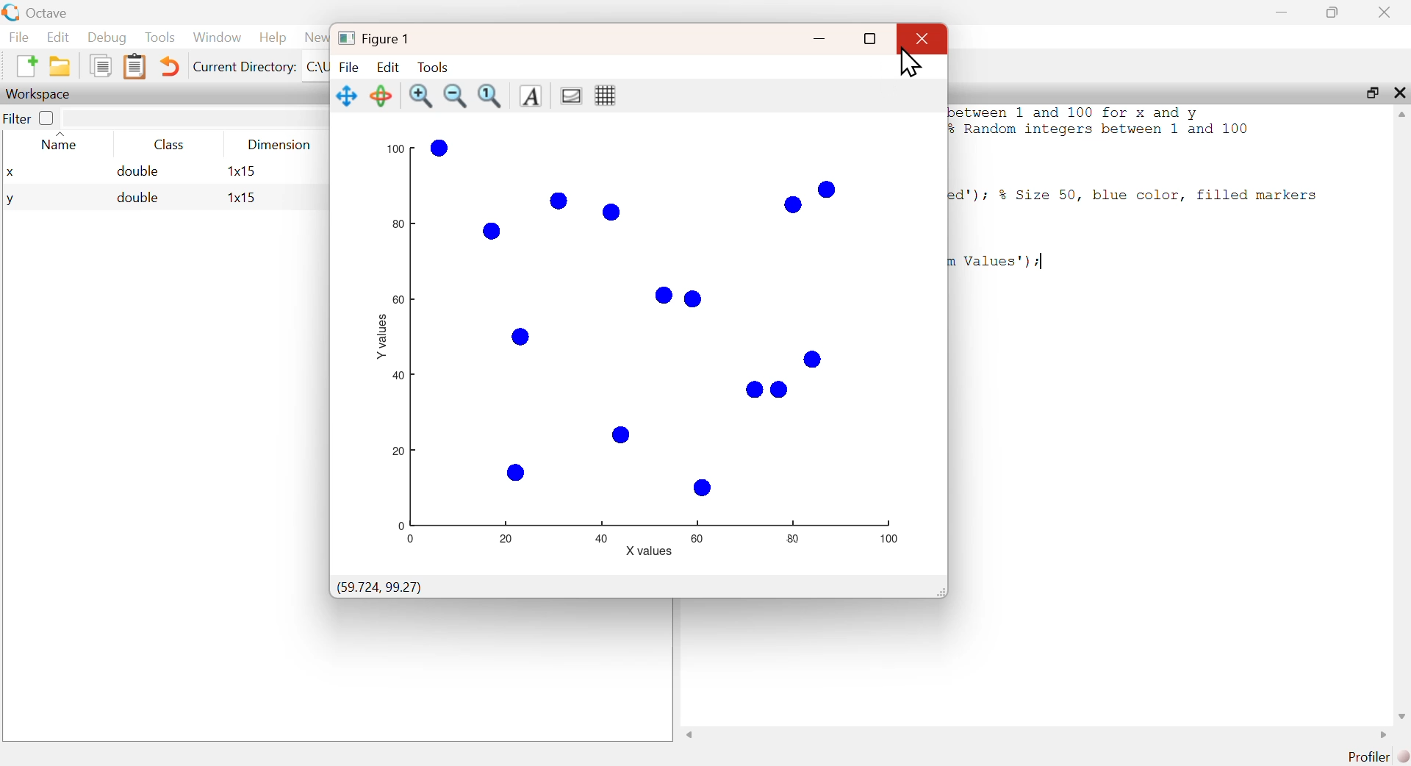 The width and height of the screenshot is (1411, 766). I want to click on Zoom out, so click(454, 96).